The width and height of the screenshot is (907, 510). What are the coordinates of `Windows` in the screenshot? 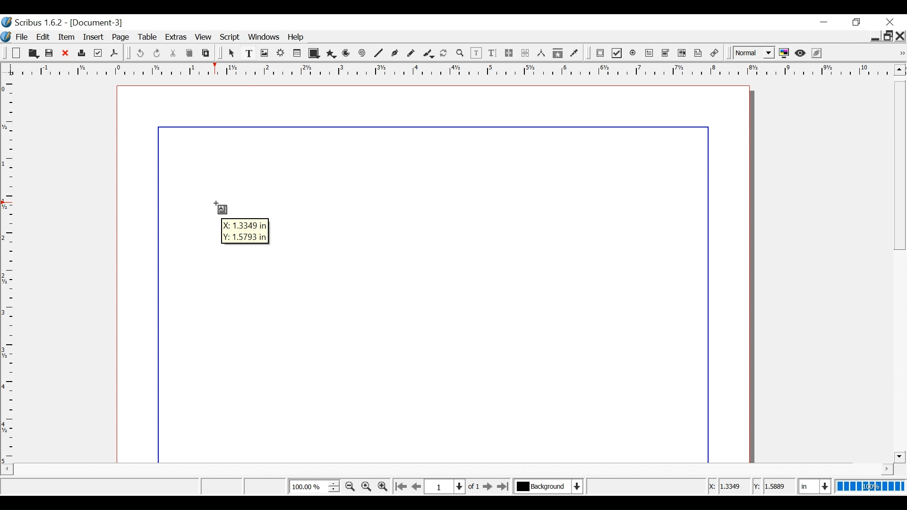 It's located at (265, 37).